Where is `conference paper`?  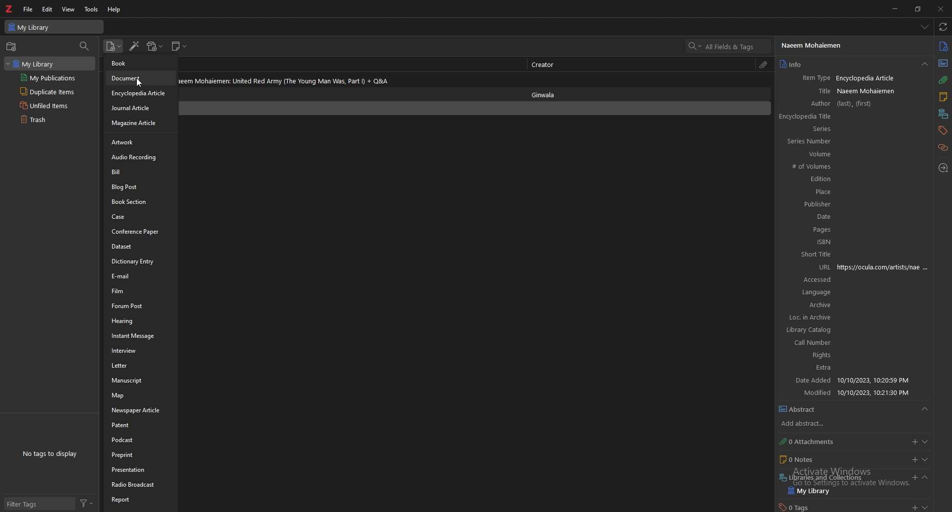 conference paper is located at coordinates (140, 232).